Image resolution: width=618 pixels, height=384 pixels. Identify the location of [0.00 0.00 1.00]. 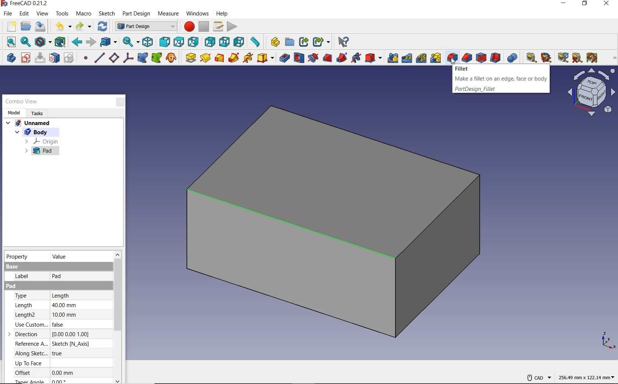
(71, 334).